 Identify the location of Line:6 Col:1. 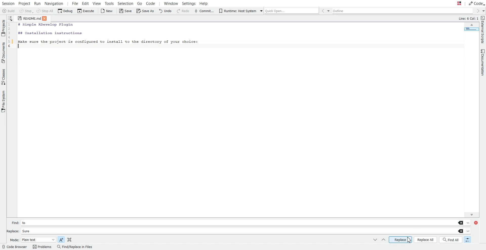
(468, 19).